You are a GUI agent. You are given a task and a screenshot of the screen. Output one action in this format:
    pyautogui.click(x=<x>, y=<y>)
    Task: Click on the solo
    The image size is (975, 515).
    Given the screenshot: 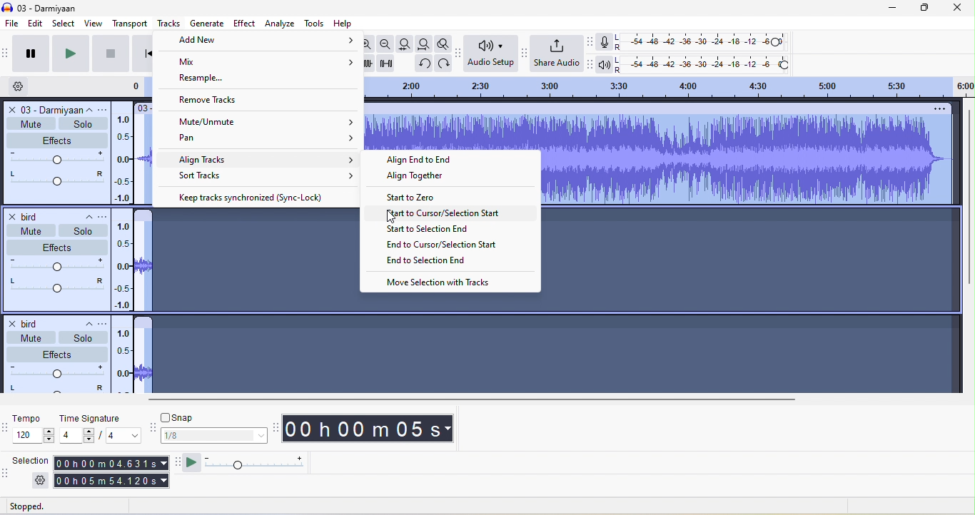 What is the action you would take?
    pyautogui.click(x=83, y=338)
    